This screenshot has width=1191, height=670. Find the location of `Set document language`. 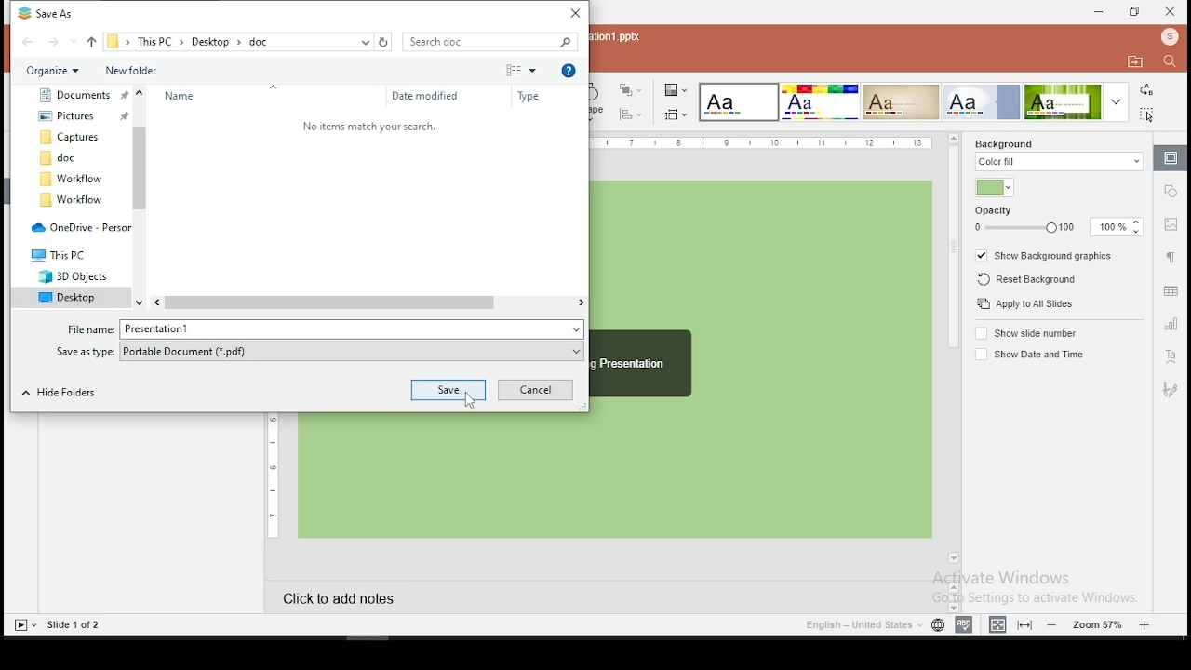

Set document language is located at coordinates (938, 625).